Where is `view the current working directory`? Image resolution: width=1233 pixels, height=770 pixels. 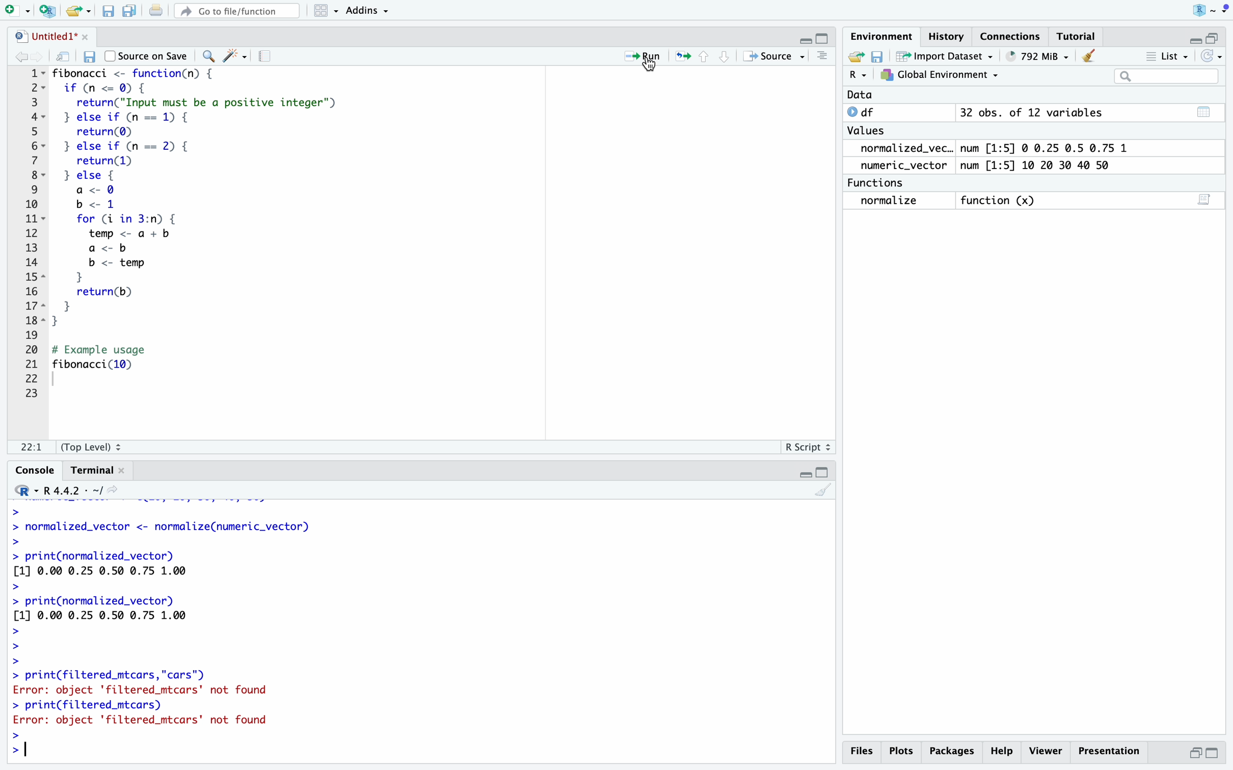
view the current working directory is located at coordinates (117, 493).